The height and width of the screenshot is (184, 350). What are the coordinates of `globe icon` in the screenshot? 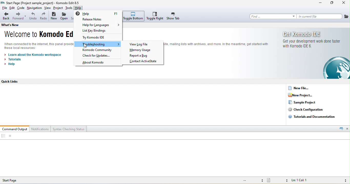 It's located at (333, 68).